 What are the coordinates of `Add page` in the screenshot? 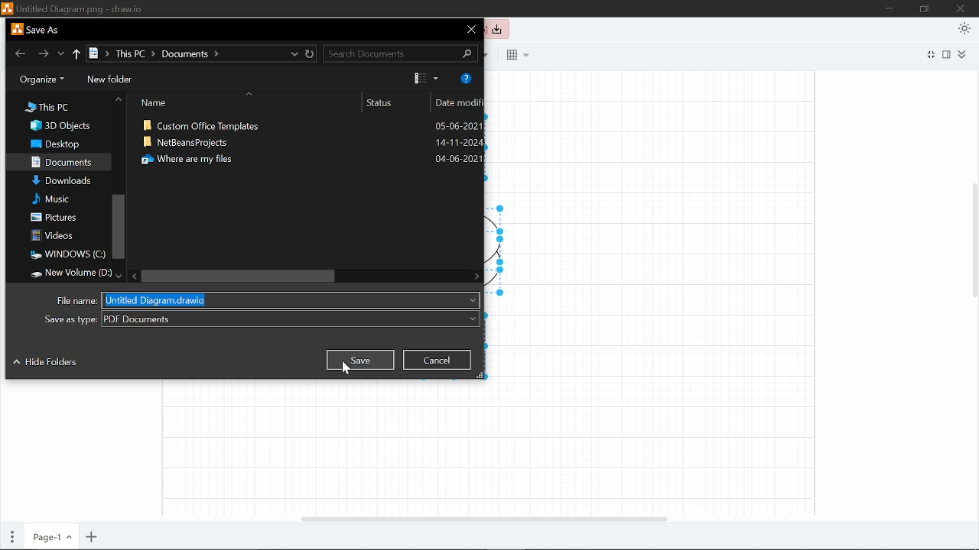 It's located at (92, 537).